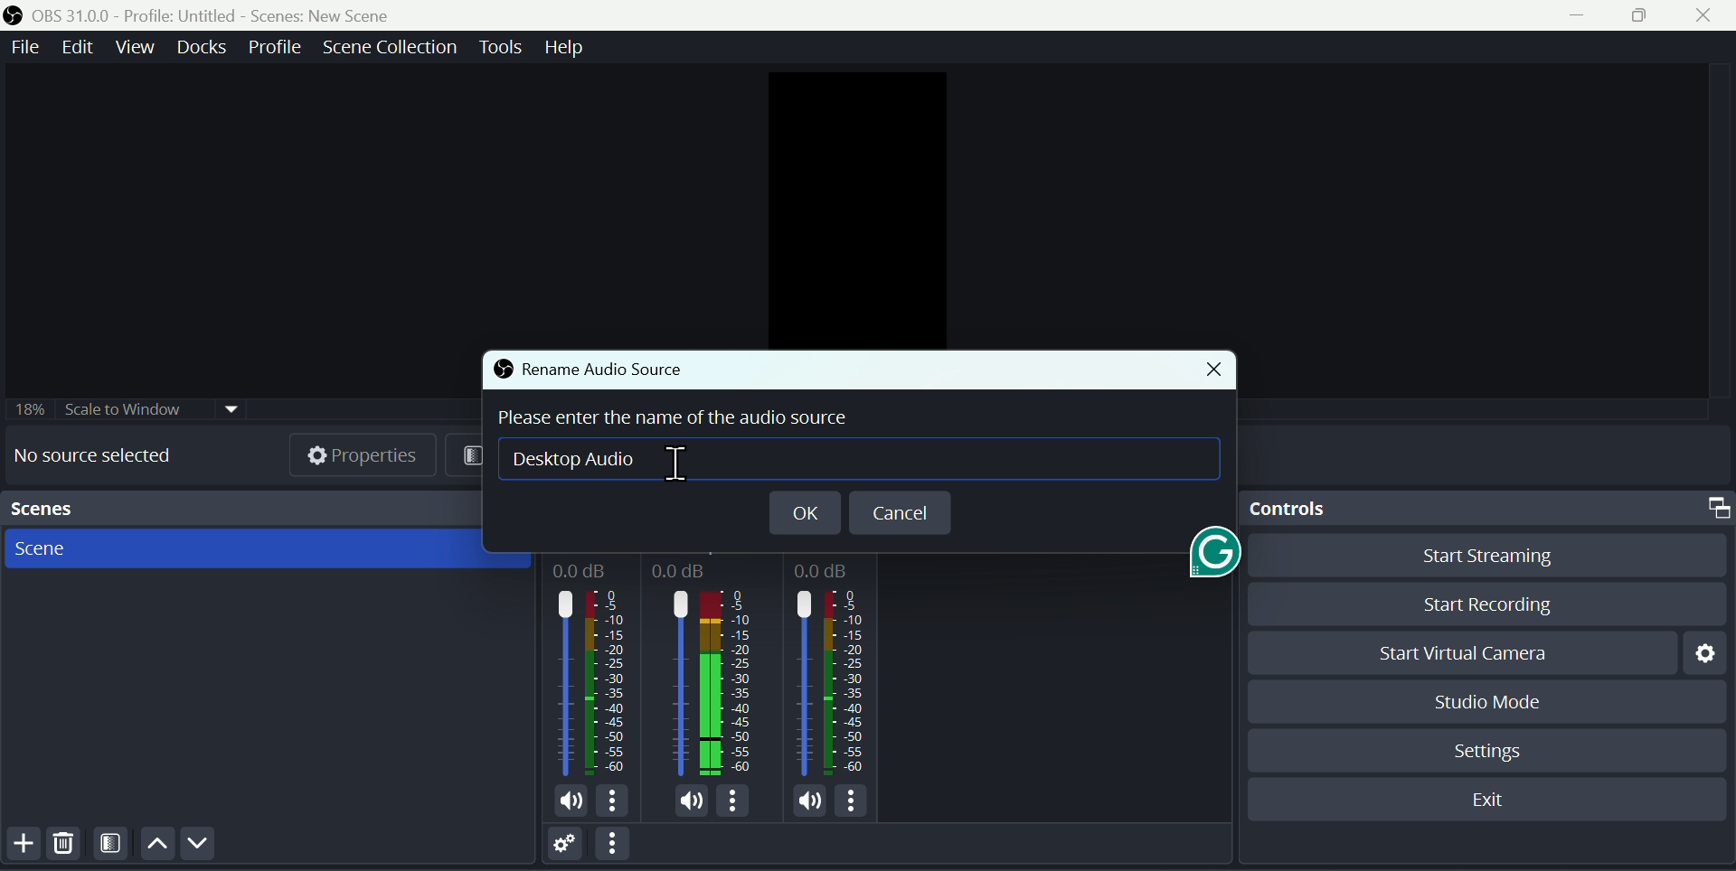 This screenshot has height=871, width=1736. I want to click on close, so click(1208, 370).